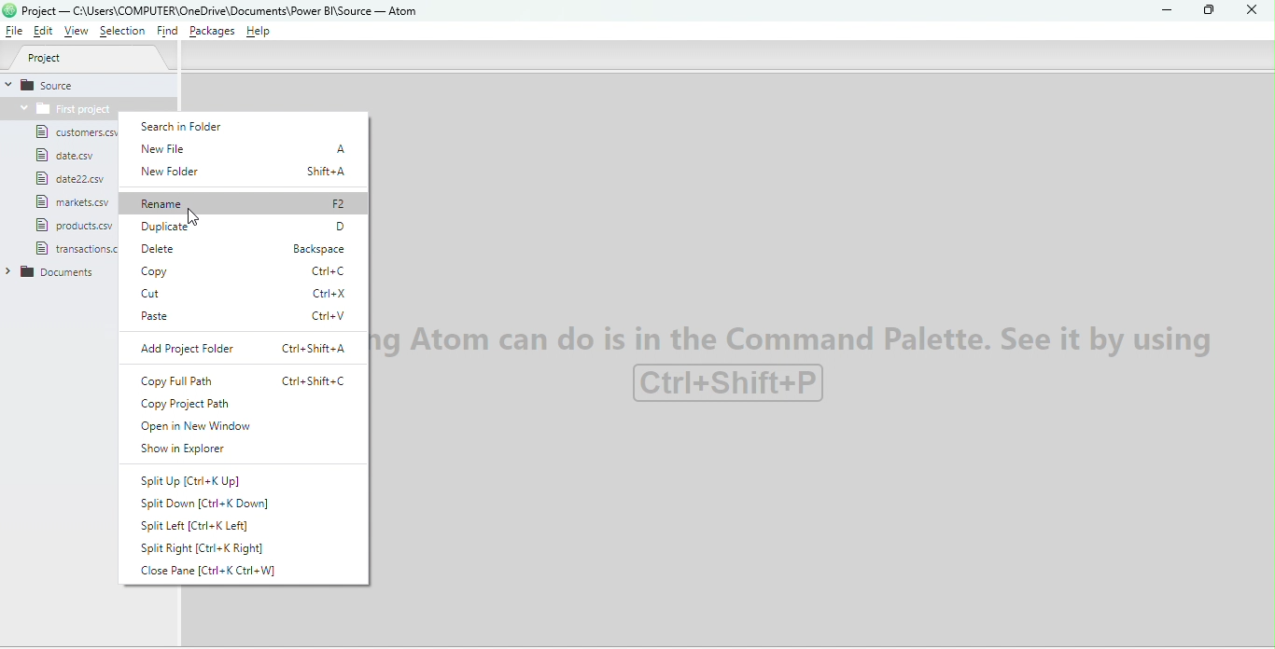 The width and height of the screenshot is (1275, 649). I want to click on File, so click(74, 156).